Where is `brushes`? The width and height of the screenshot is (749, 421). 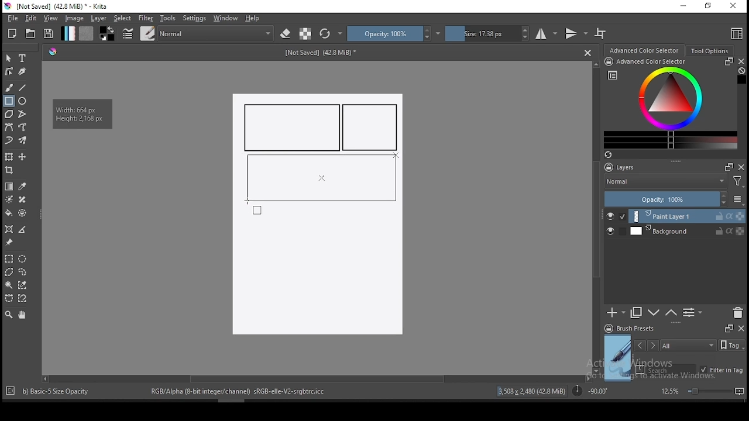
brushes is located at coordinates (147, 33).